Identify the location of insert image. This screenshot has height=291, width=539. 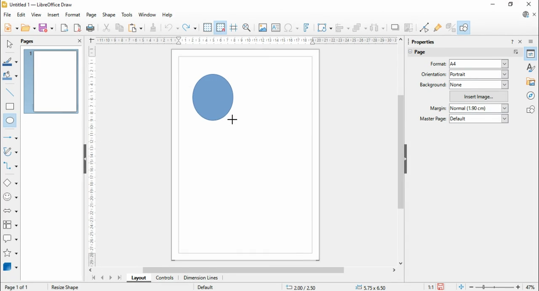
(262, 27).